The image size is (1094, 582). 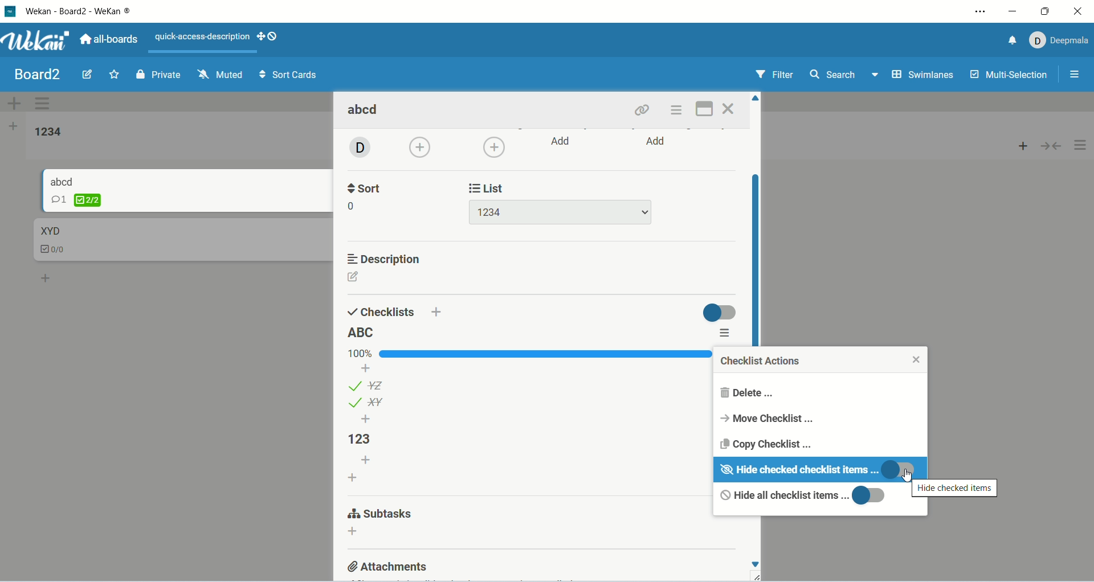 What do you see at coordinates (494, 147) in the screenshot?
I see `add` at bounding box center [494, 147].